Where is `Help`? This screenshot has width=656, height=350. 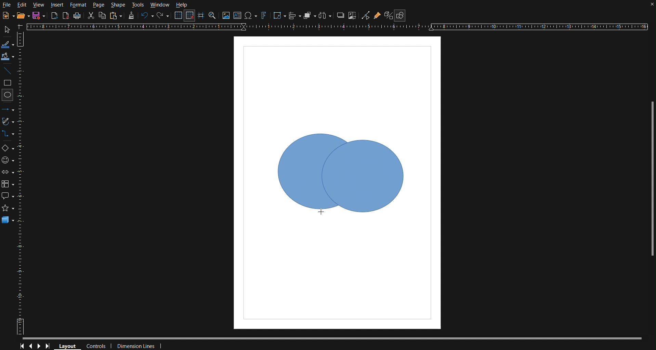 Help is located at coordinates (181, 5).